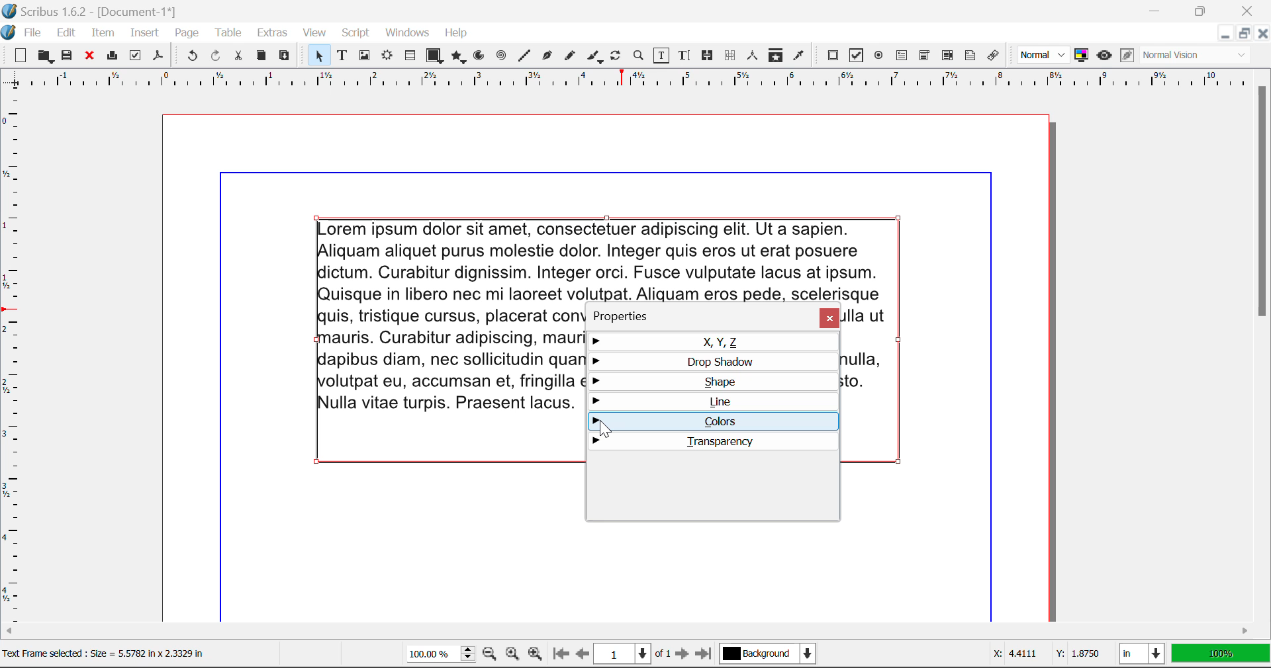 The height and width of the screenshot is (668, 1271). What do you see at coordinates (628, 316) in the screenshot?
I see `Properties` at bounding box center [628, 316].